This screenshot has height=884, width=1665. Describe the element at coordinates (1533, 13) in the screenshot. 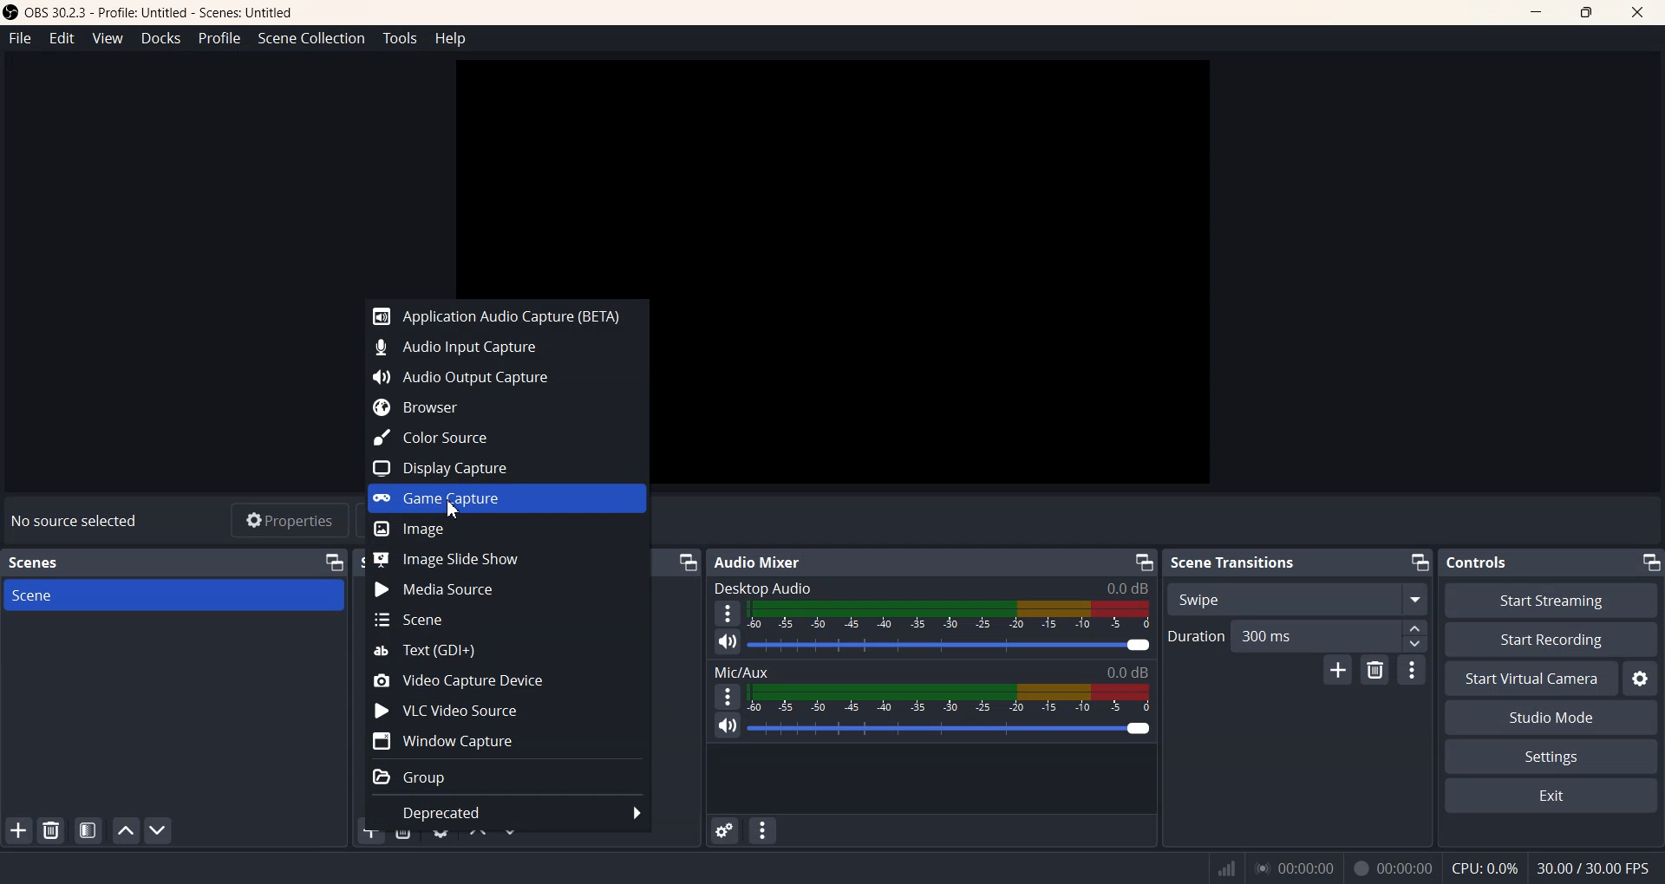

I see `Minimize` at that location.